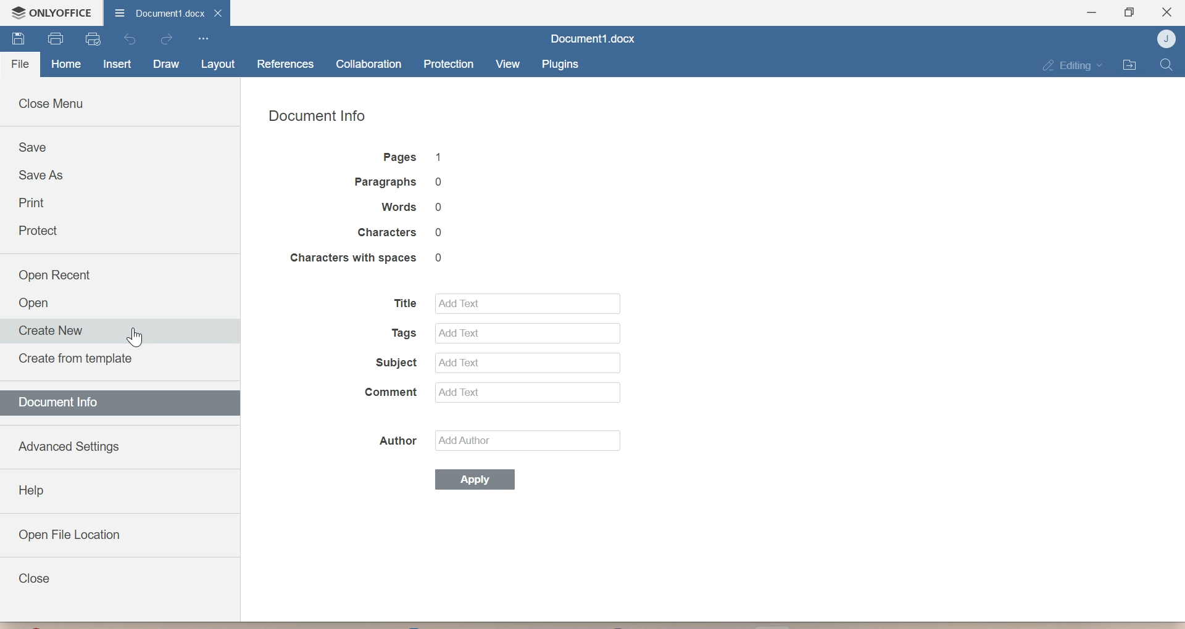 Image resolution: width=1185 pixels, height=629 pixels. Describe the element at coordinates (1131, 65) in the screenshot. I see `Open file location` at that location.